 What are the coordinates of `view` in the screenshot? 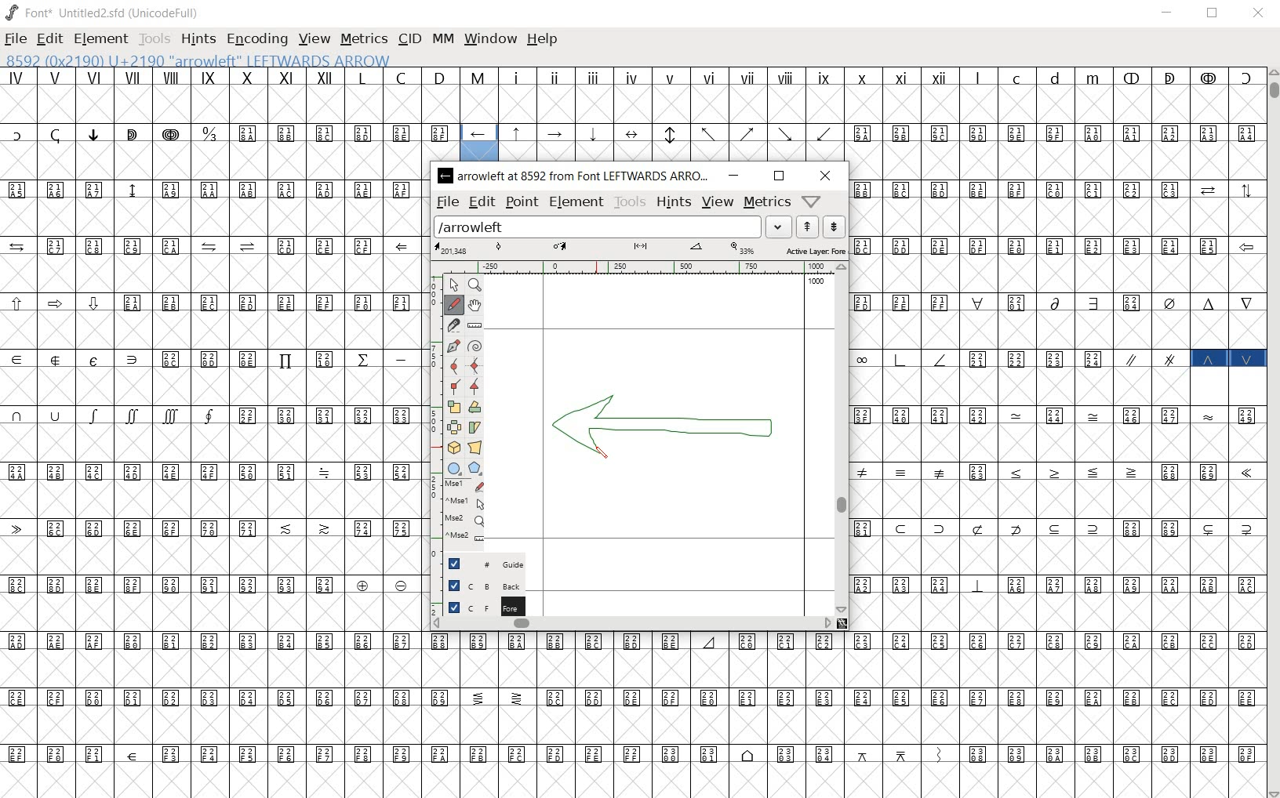 It's located at (719, 202).